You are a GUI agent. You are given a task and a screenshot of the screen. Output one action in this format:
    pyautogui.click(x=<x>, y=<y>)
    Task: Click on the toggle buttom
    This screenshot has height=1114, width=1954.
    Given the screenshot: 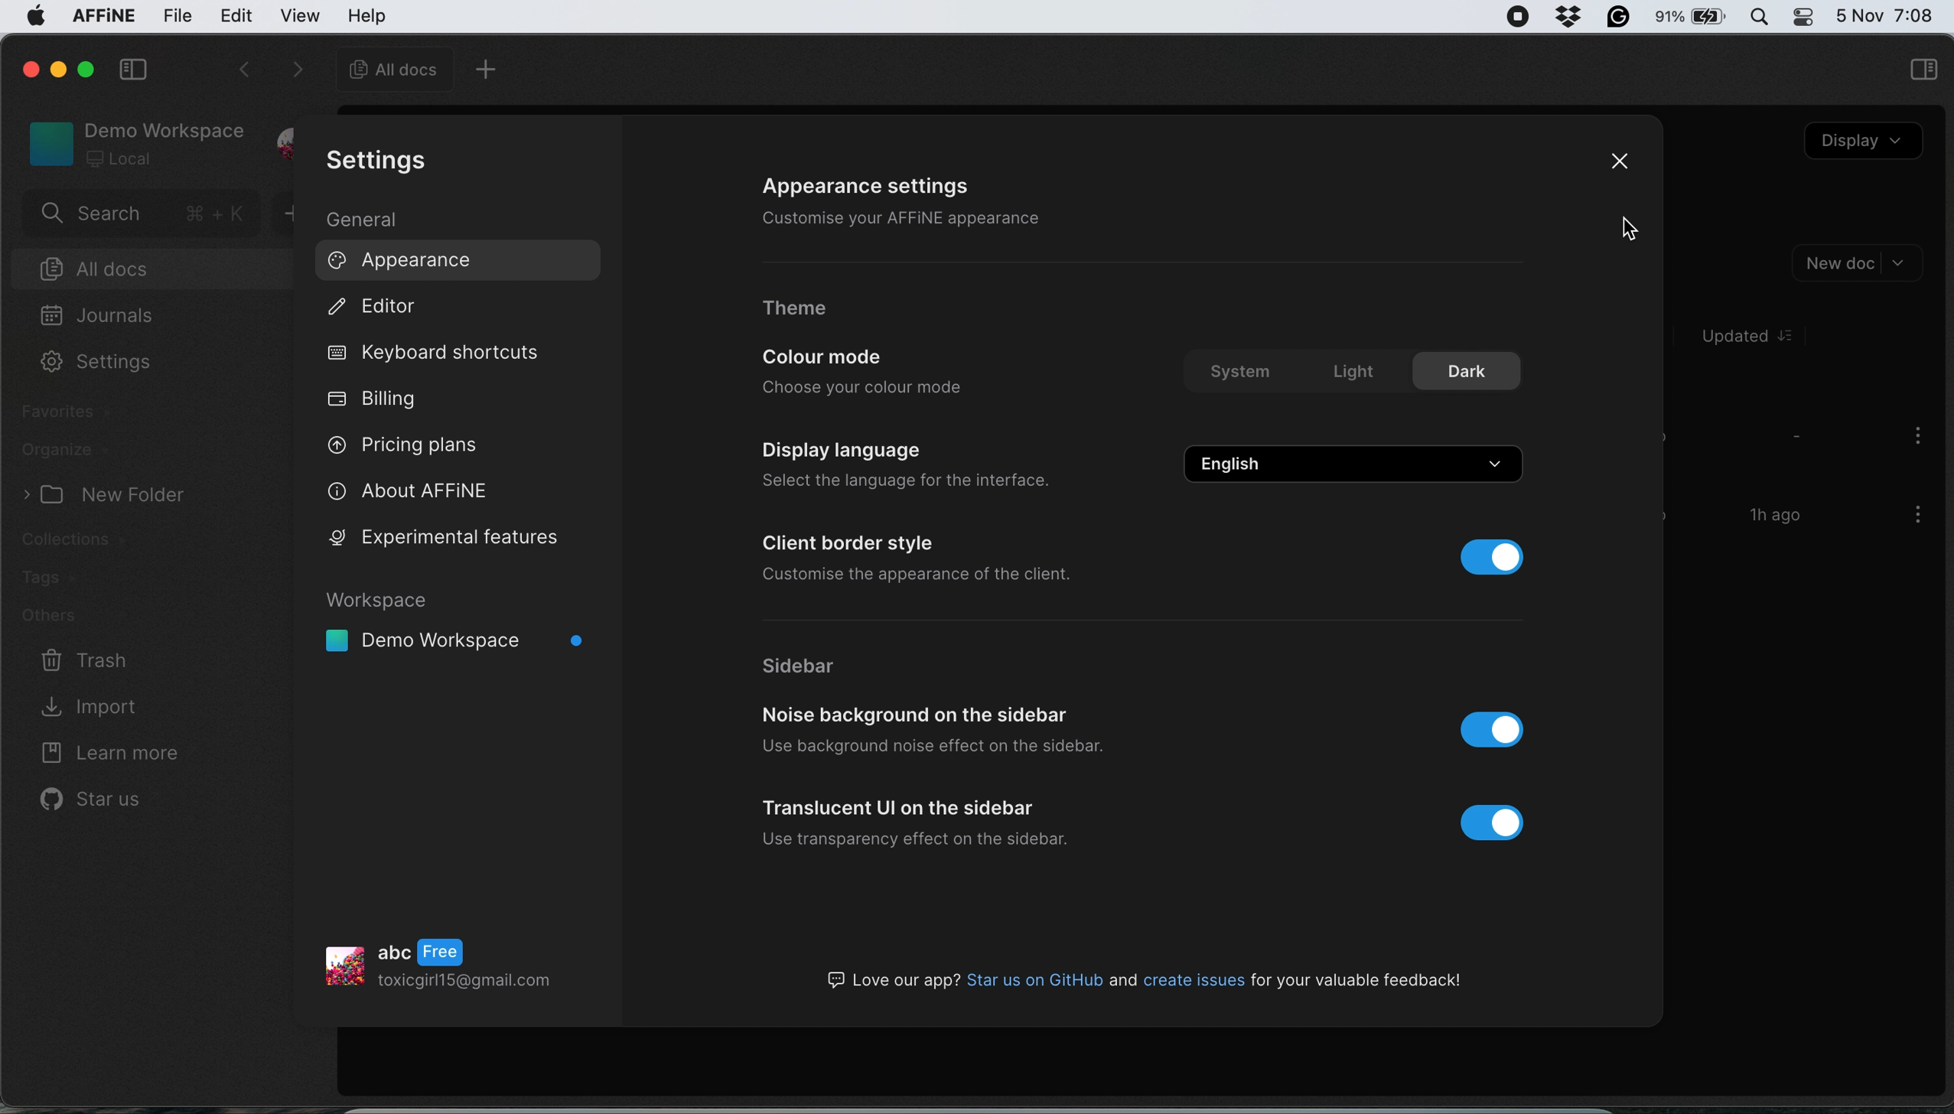 What is the action you would take?
    pyautogui.click(x=1499, y=561)
    